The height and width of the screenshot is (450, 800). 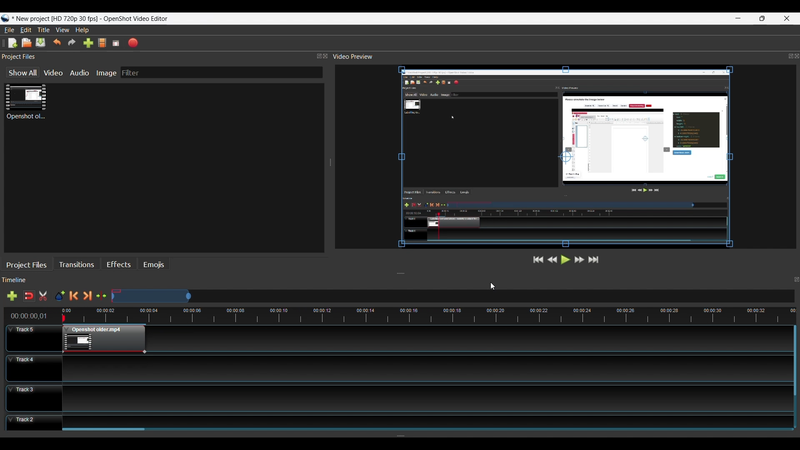 I want to click on Track Panel, so click(x=426, y=368).